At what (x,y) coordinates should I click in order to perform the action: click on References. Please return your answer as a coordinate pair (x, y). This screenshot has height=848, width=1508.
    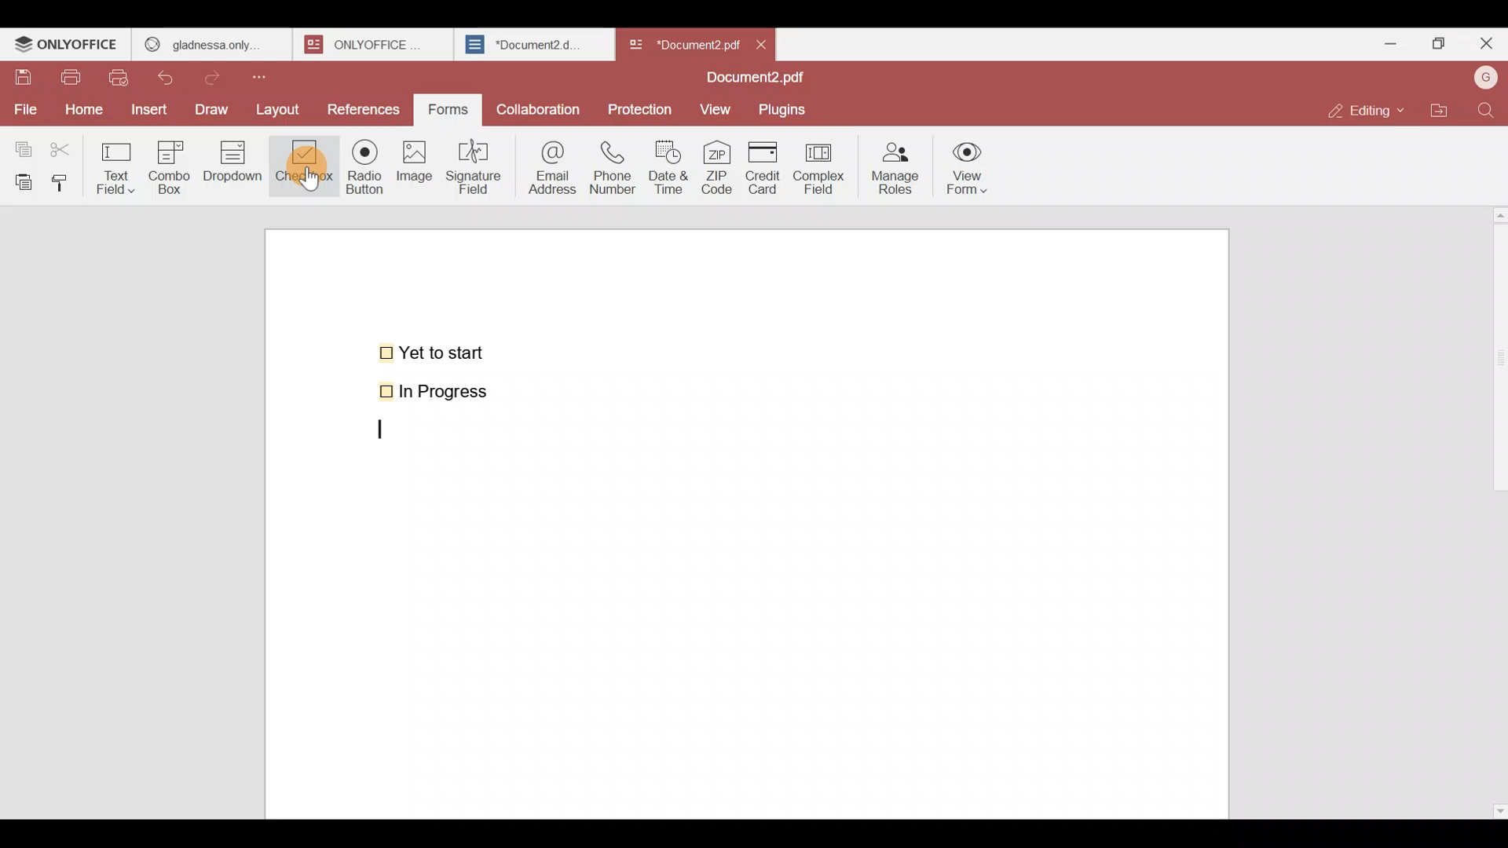
    Looking at the image, I should click on (364, 109).